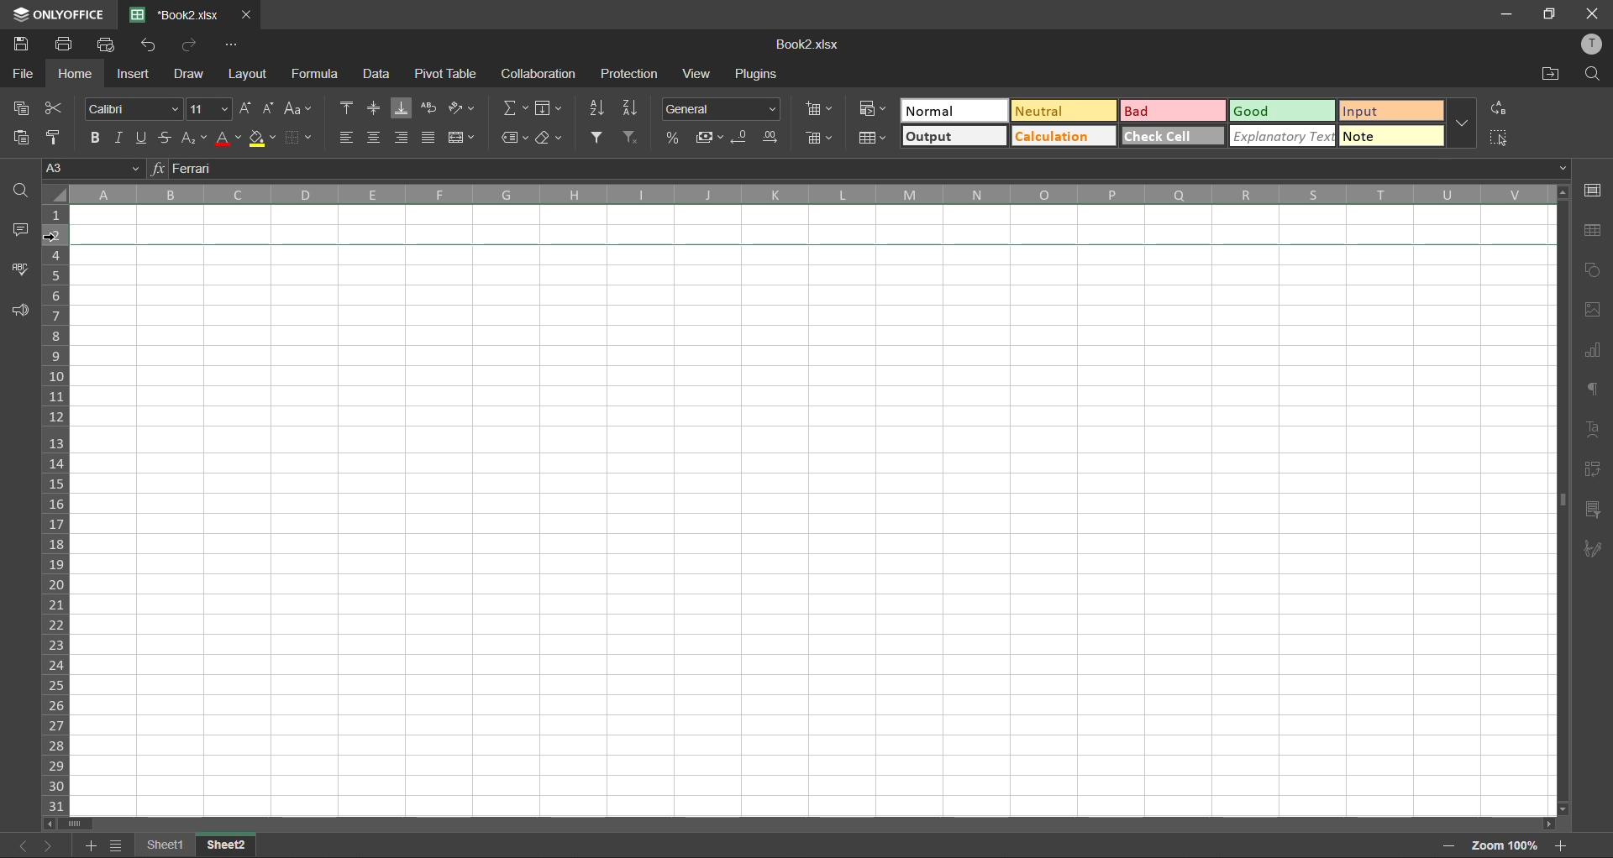 The width and height of the screenshot is (1613, 858). What do you see at coordinates (1507, 15) in the screenshot?
I see `minimize` at bounding box center [1507, 15].